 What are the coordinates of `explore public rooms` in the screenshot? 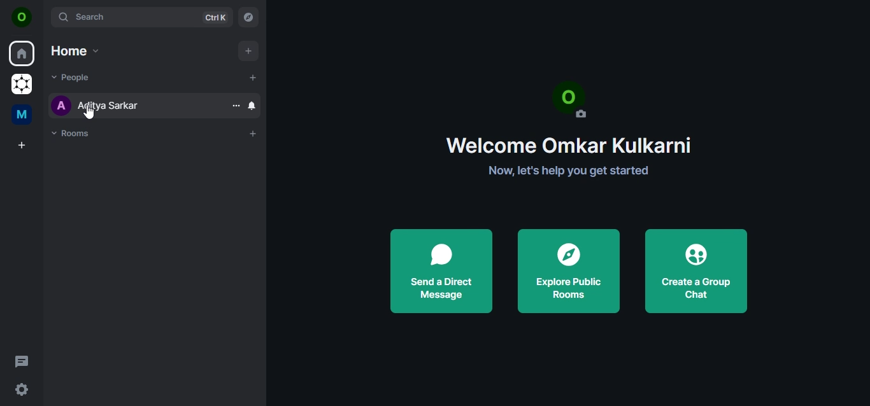 It's located at (567, 269).